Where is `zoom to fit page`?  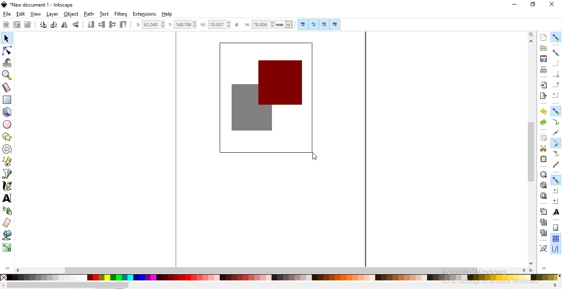 zoom to fit page is located at coordinates (543, 196).